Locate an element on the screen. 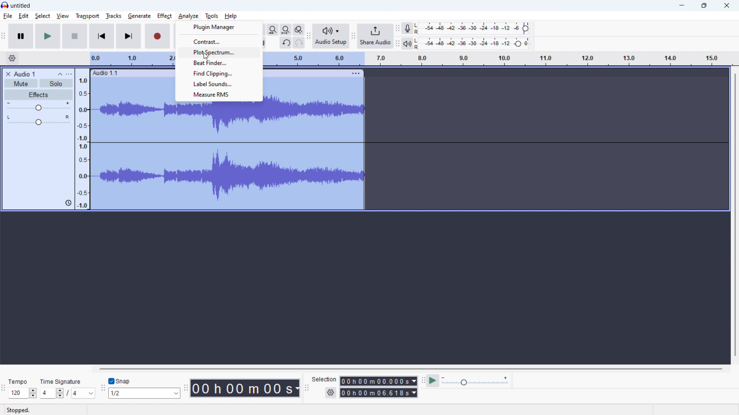 The height and width of the screenshot is (415, 739). gain is located at coordinates (39, 106).